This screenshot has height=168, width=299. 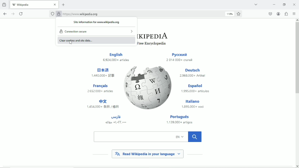 I want to click on link, so click(x=81, y=14).